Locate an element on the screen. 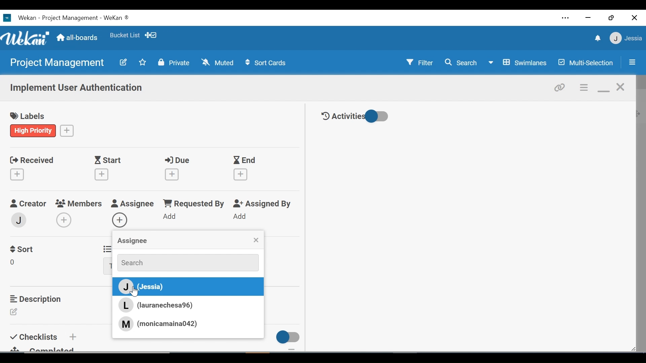  jessia is located at coordinates (625, 38).